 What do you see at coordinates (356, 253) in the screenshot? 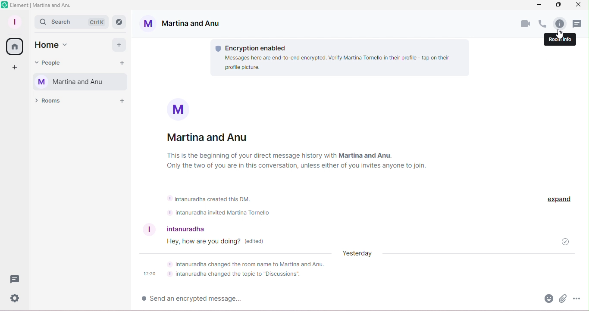
I see `yesterday` at bounding box center [356, 253].